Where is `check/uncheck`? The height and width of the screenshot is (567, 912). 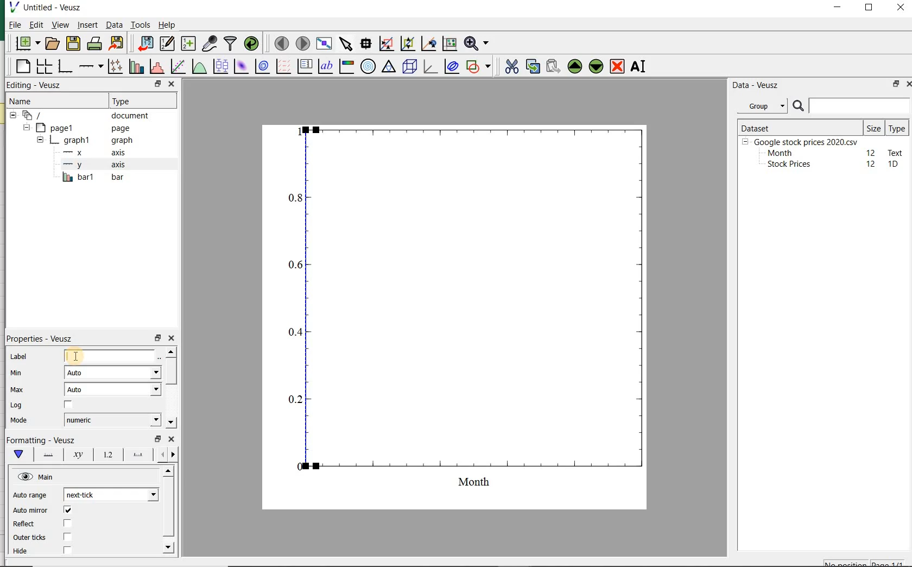
check/uncheck is located at coordinates (67, 551).